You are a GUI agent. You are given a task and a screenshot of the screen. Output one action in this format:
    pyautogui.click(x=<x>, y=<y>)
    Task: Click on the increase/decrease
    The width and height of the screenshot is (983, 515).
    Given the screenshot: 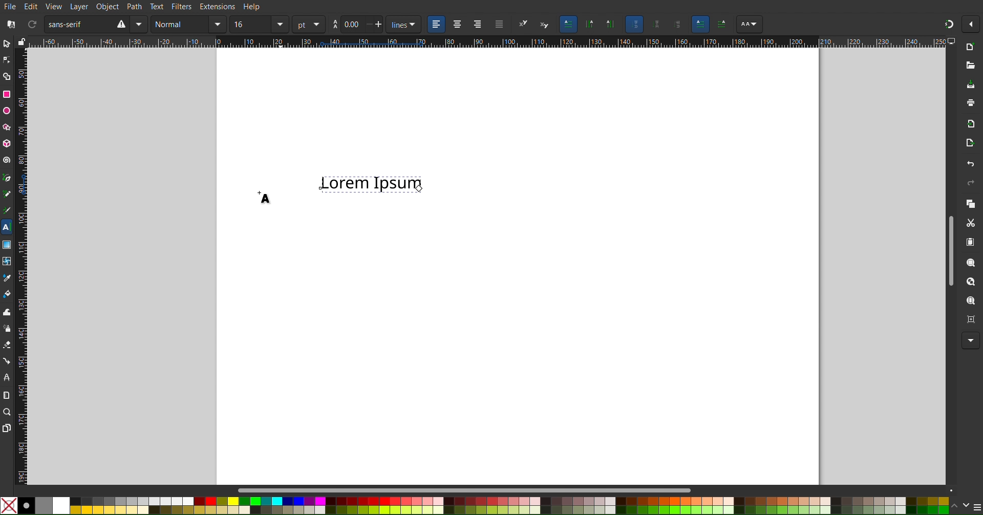 What is the action you would take?
    pyautogui.click(x=374, y=25)
    